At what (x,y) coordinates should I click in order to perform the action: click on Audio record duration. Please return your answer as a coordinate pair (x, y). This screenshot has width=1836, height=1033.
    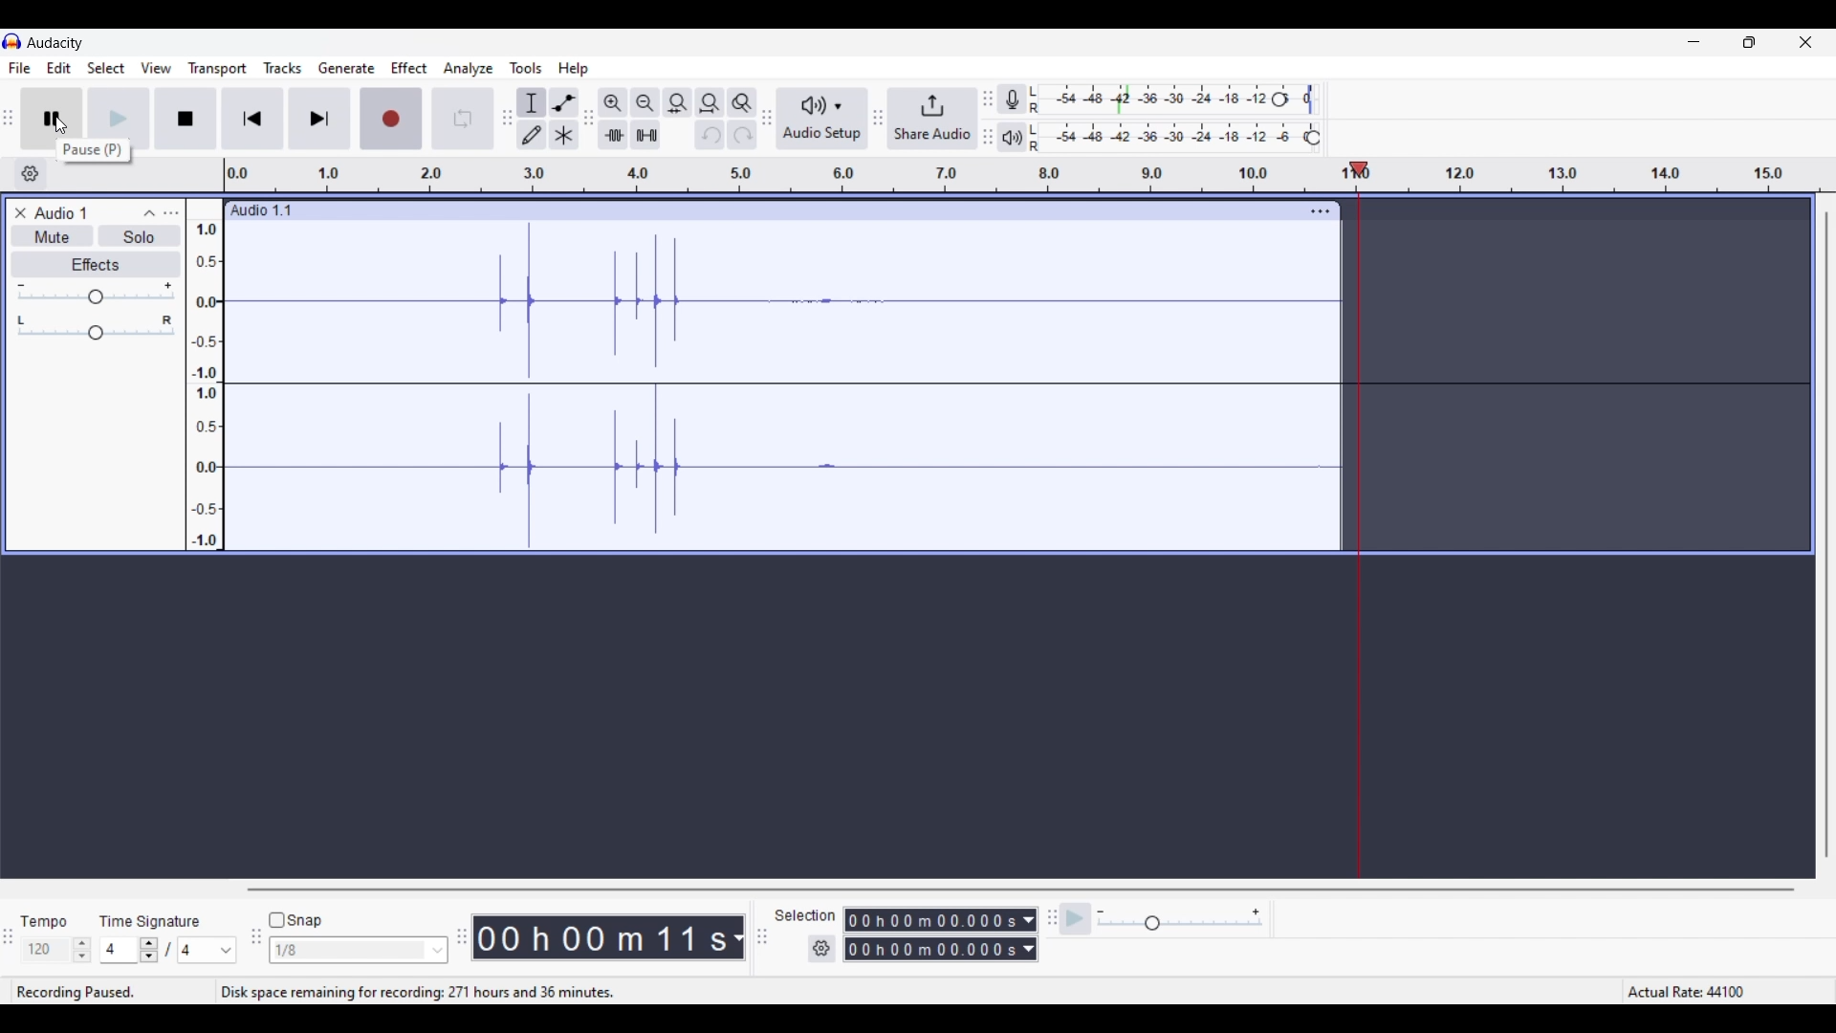
    Looking at the image, I should click on (602, 938).